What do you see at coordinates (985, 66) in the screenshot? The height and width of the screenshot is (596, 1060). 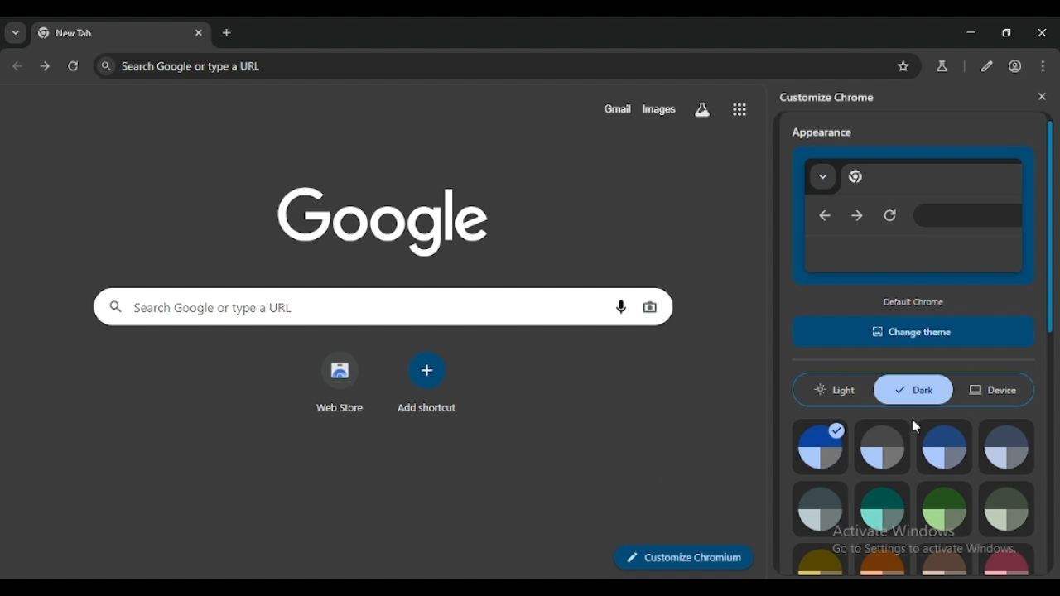 I see `edit` at bounding box center [985, 66].